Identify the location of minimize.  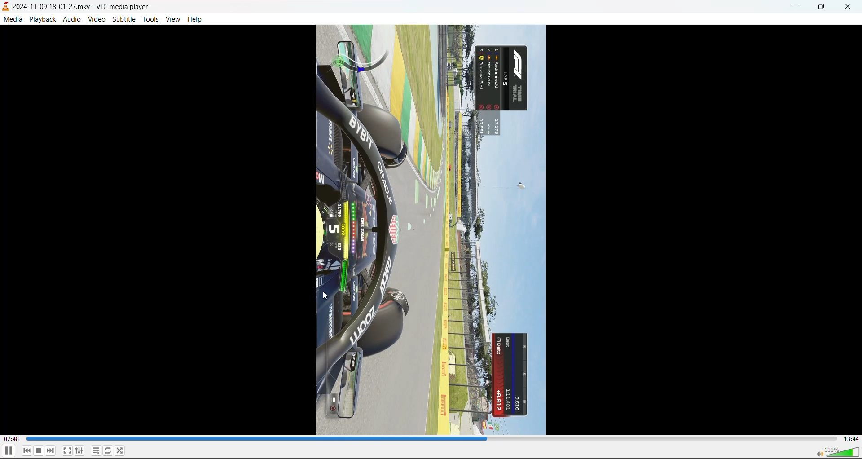
(795, 8).